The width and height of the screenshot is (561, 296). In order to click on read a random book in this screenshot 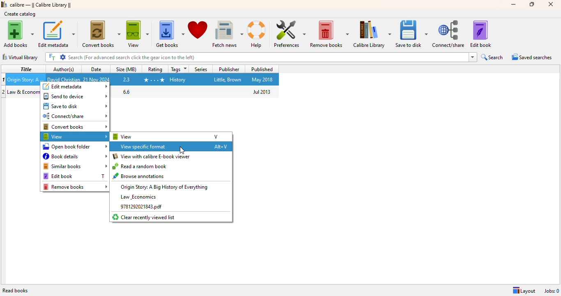, I will do `click(140, 166)`.